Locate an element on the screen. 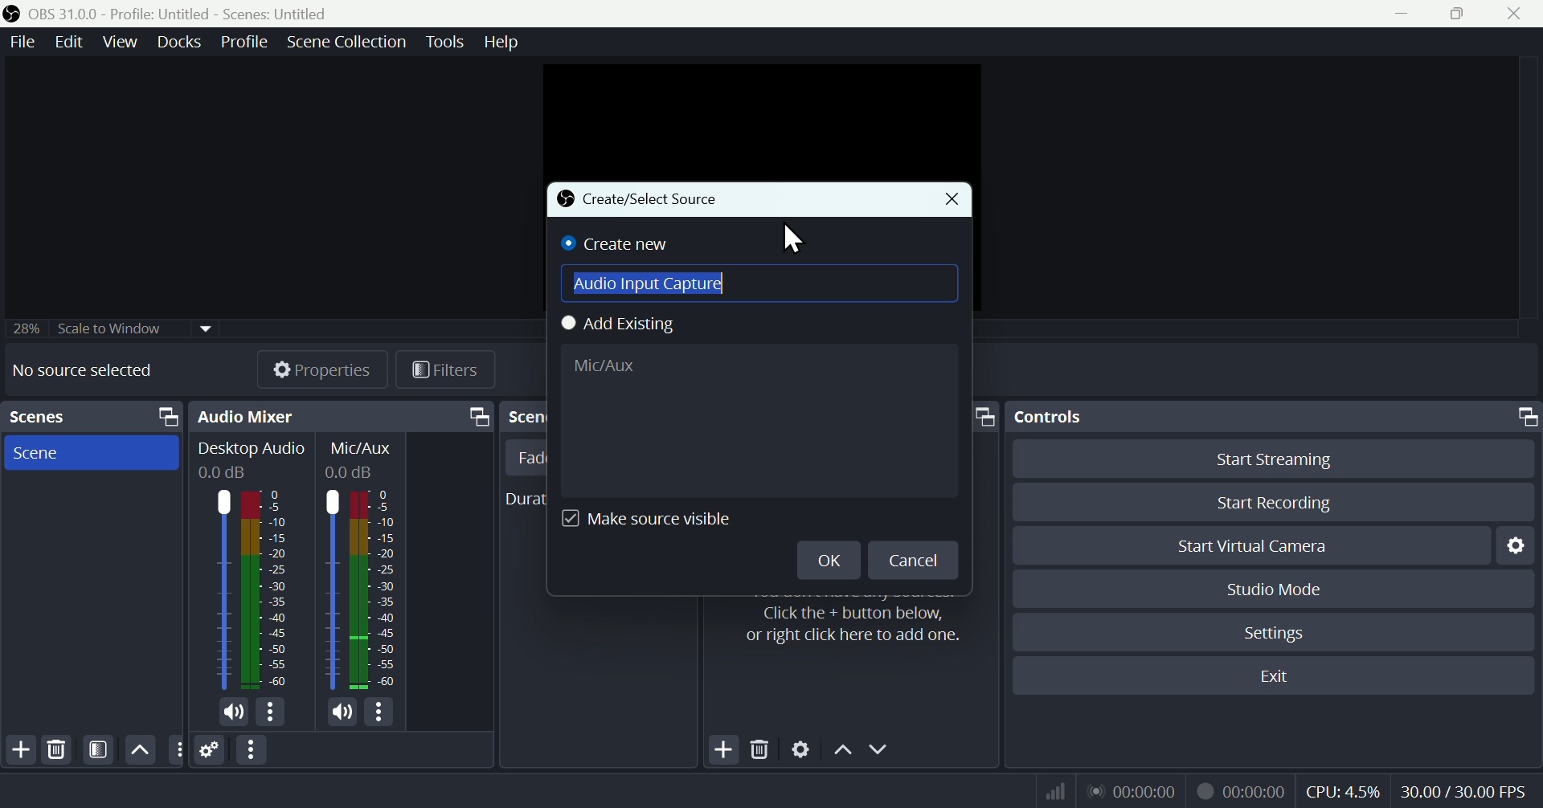 Image resolution: width=1543 pixels, height=808 pixels. OBS 31.0 .0 profile: untitled scenes: untitled is located at coordinates (188, 14).